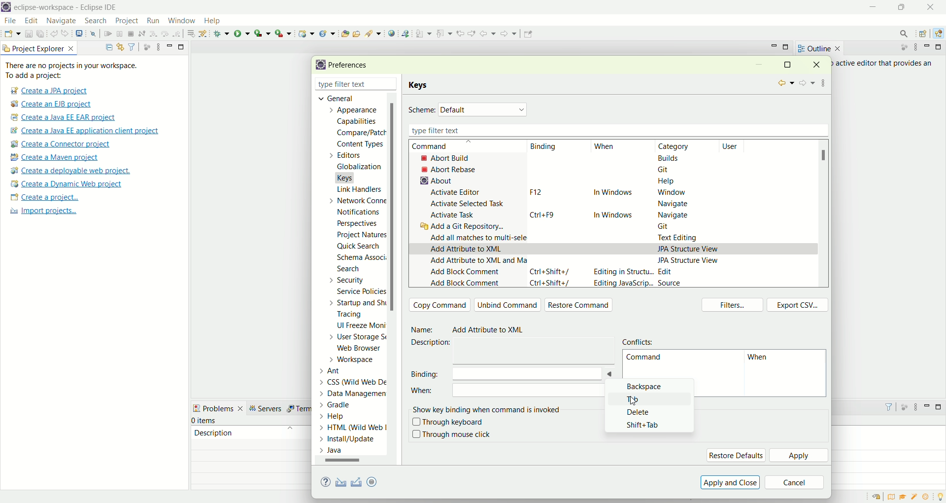  I want to click on run, so click(242, 33).